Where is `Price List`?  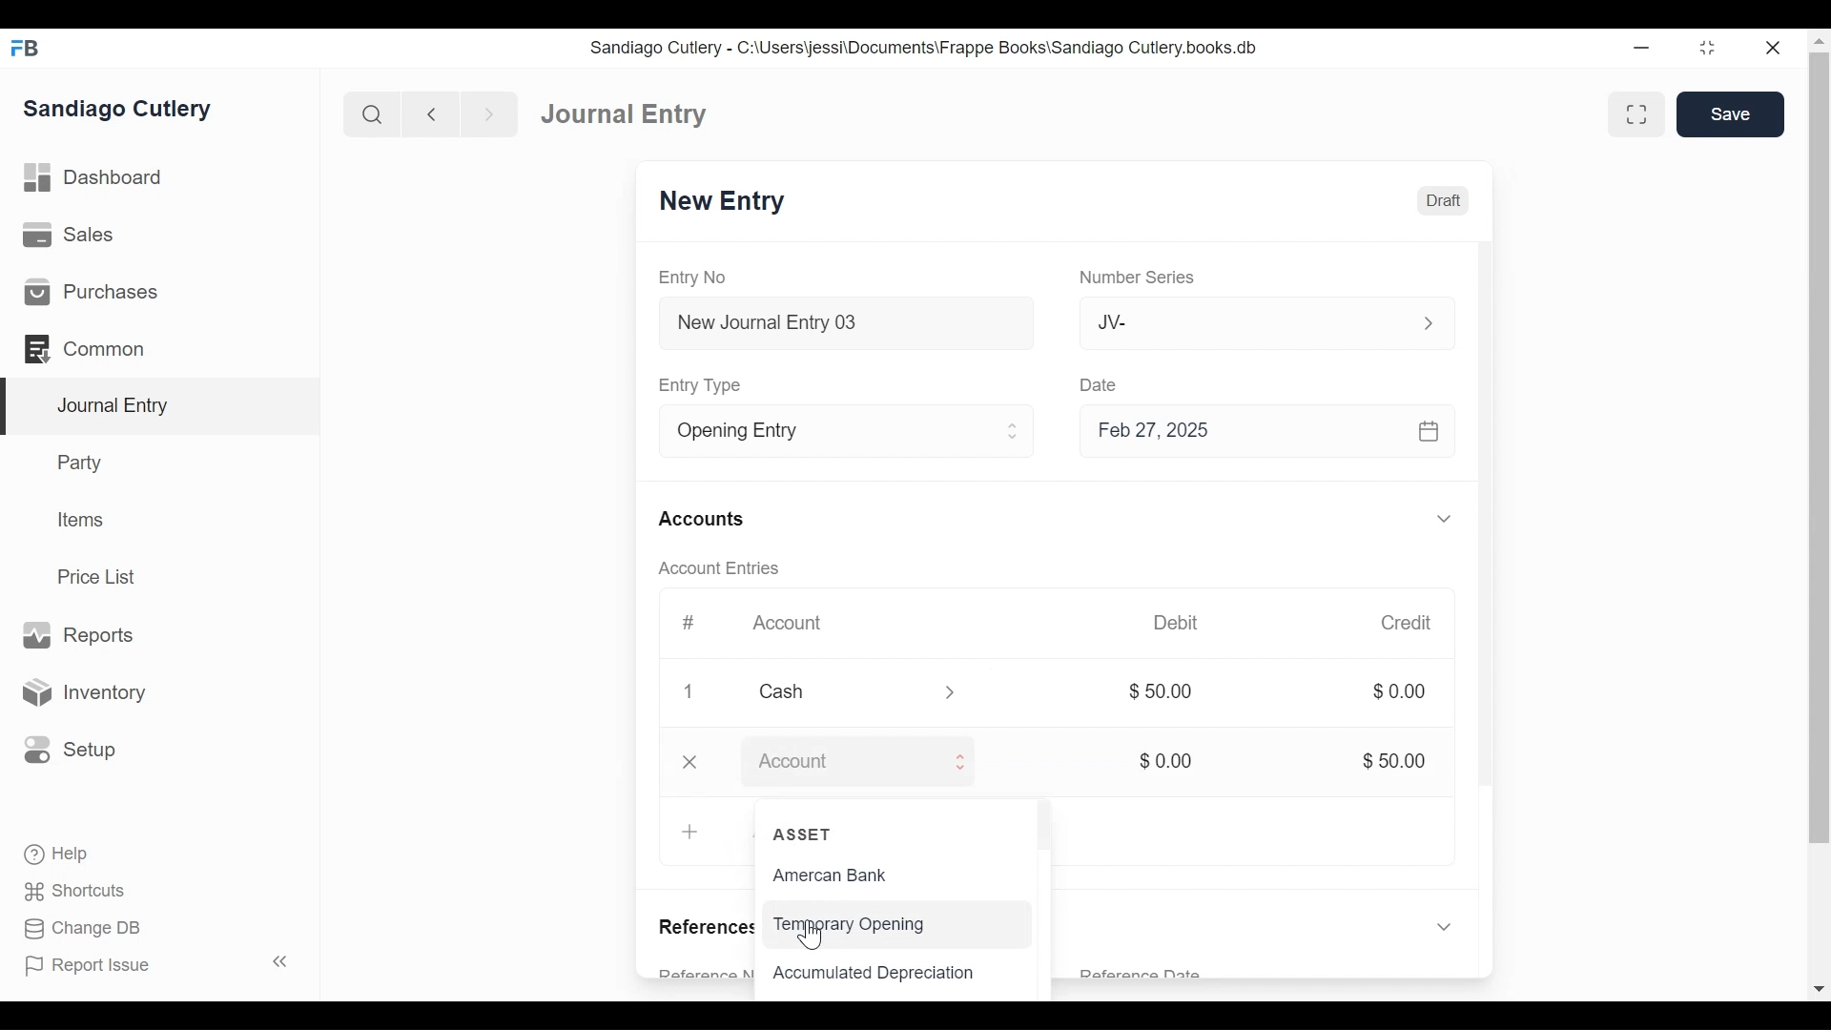 Price List is located at coordinates (100, 576).